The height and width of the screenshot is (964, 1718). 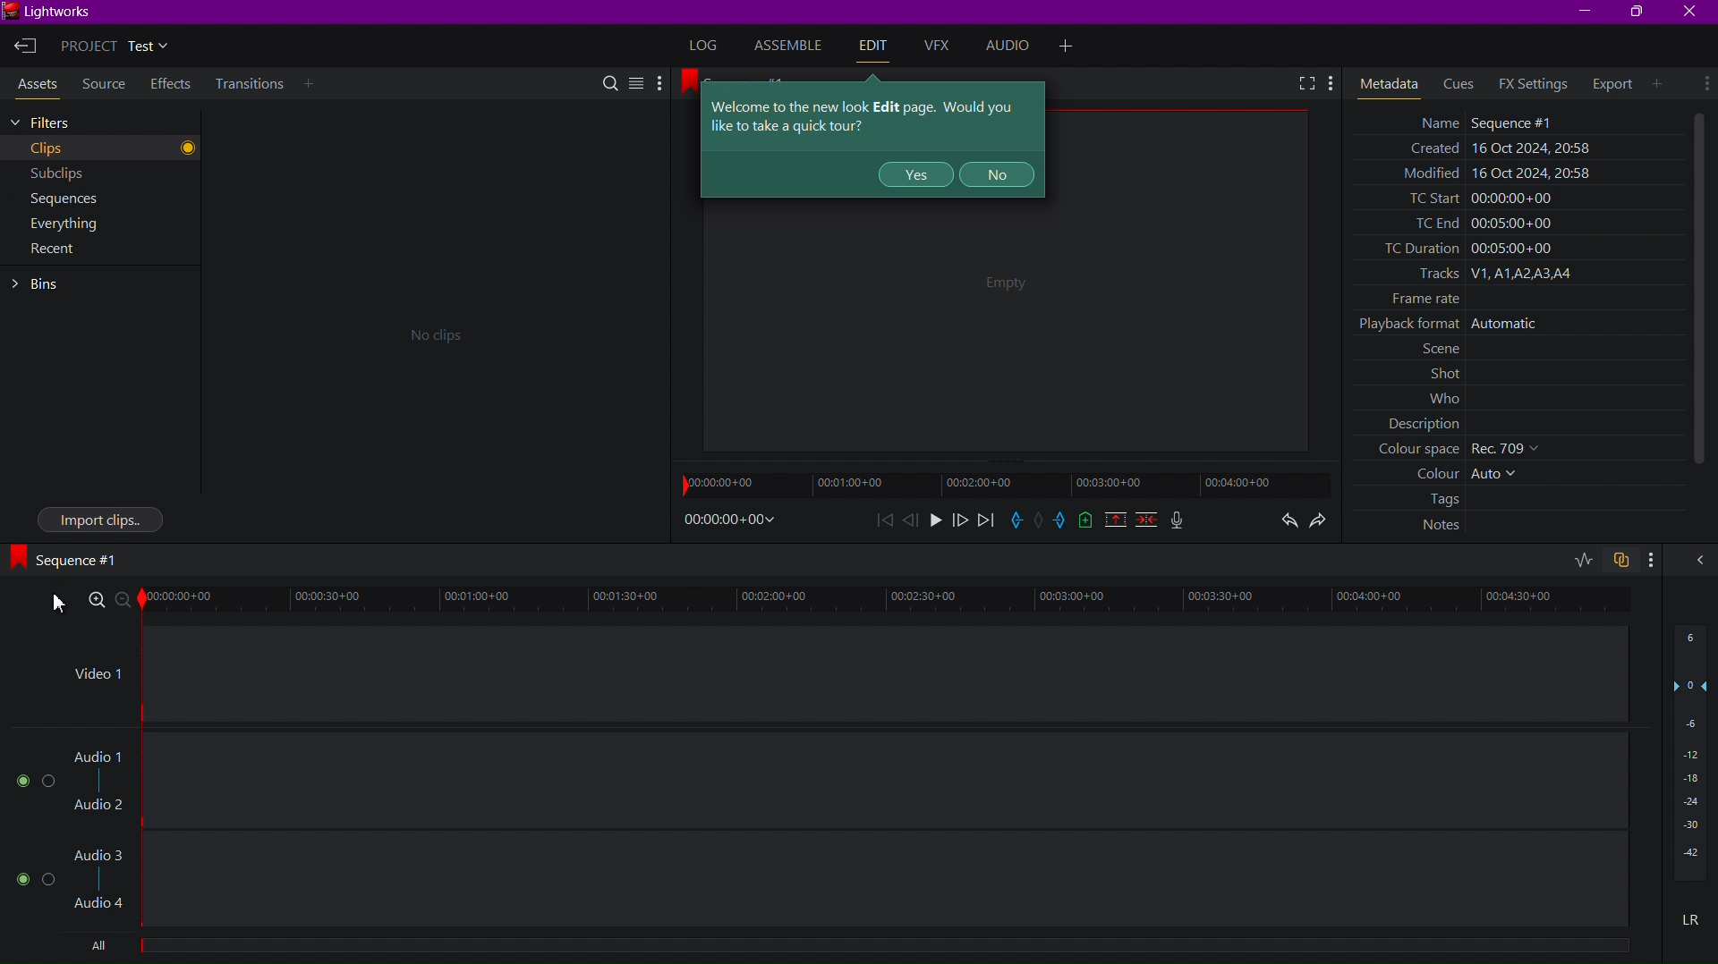 What do you see at coordinates (1072, 46) in the screenshot?
I see `More` at bounding box center [1072, 46].